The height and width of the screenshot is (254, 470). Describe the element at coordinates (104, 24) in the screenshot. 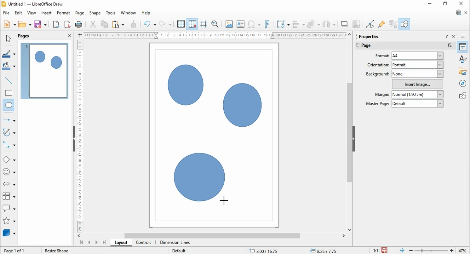

I see `copy` at that location.